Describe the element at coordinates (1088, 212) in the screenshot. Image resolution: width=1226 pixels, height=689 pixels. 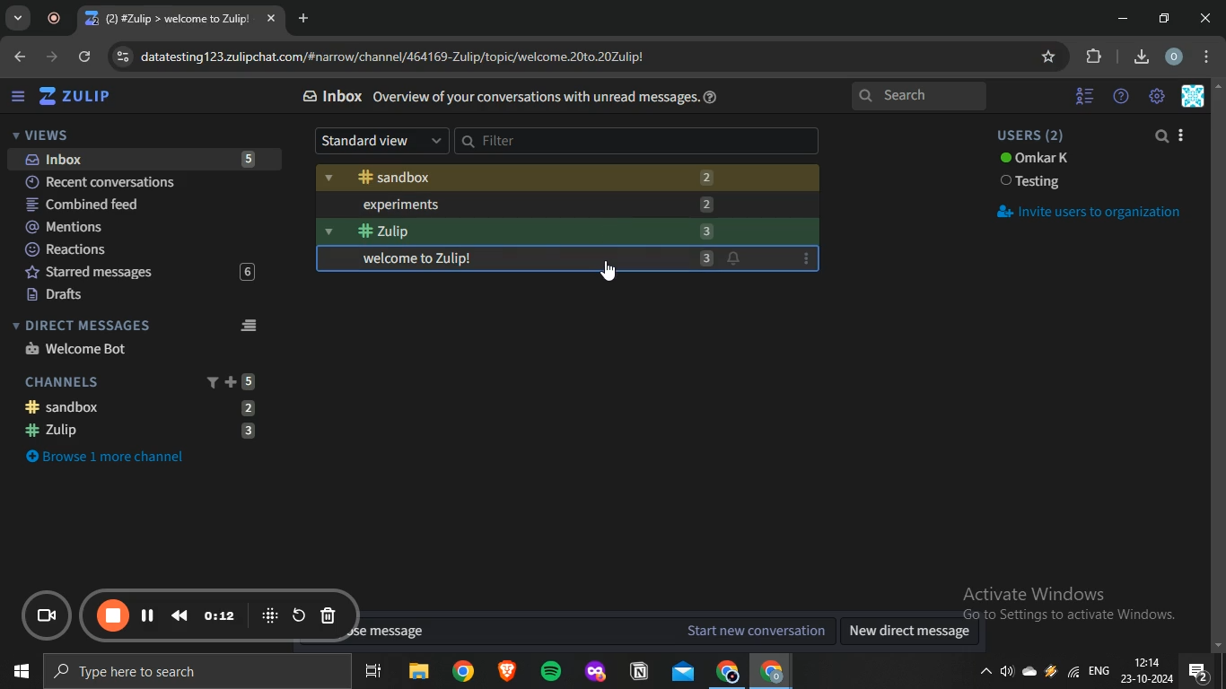
I see `invite users to organization` at that location.